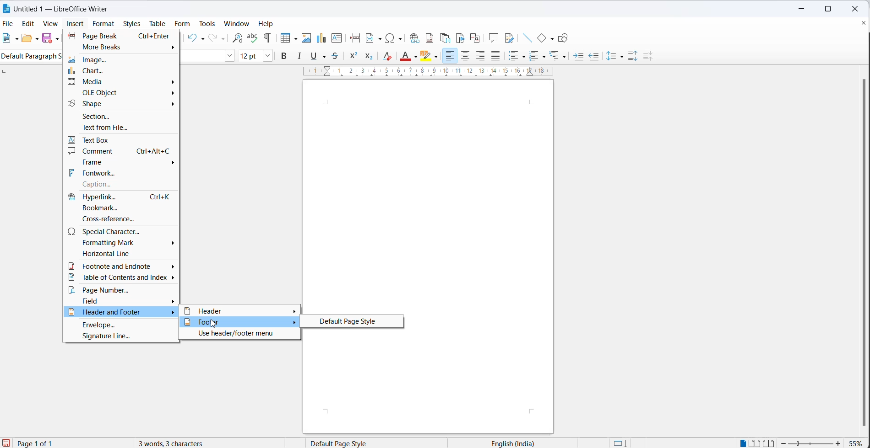 Image resolution: width=870 pixels, height=448 pixels. What do you see at coordinates (201, 56) in the screenshot?
I see `font name` at bounding box center [201, 56].